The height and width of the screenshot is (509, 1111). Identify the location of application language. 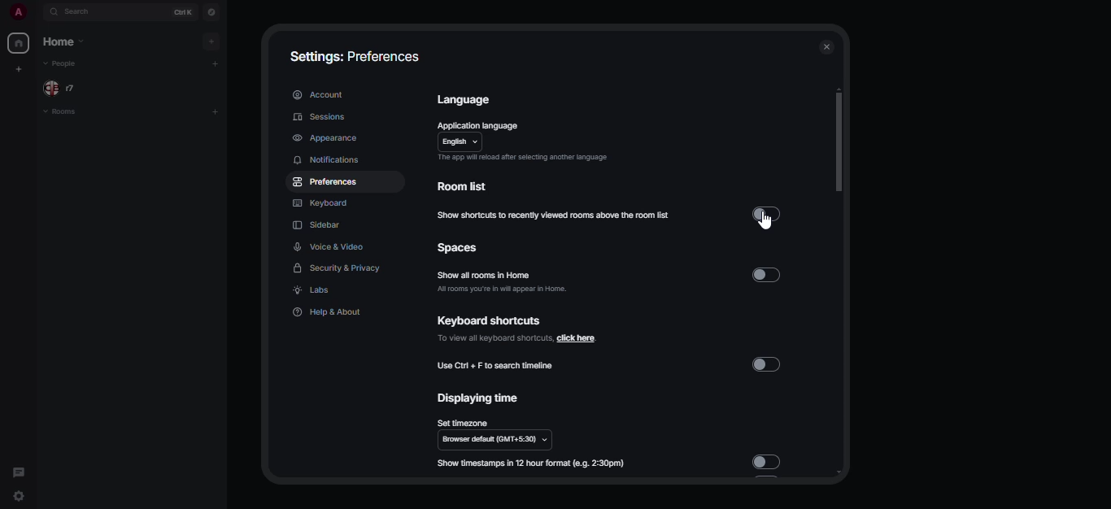
(483, 126).